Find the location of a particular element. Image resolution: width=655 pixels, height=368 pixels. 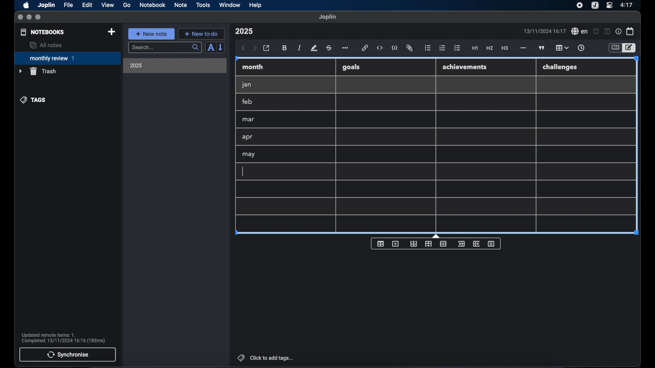

apple icon is located at coordinates (26, 5).